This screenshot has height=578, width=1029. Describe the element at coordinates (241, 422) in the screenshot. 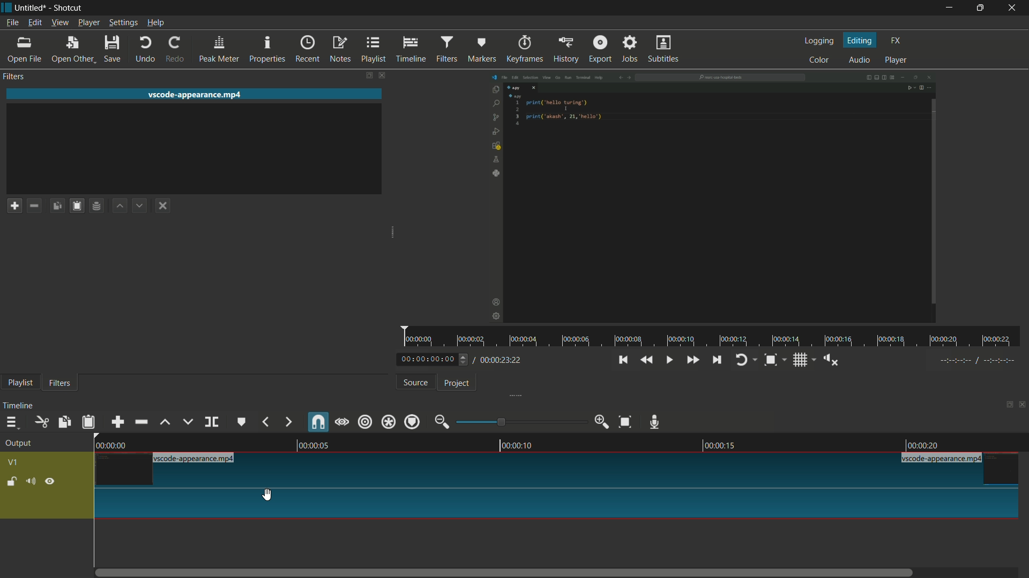

I see `create or edit marker` at that location.